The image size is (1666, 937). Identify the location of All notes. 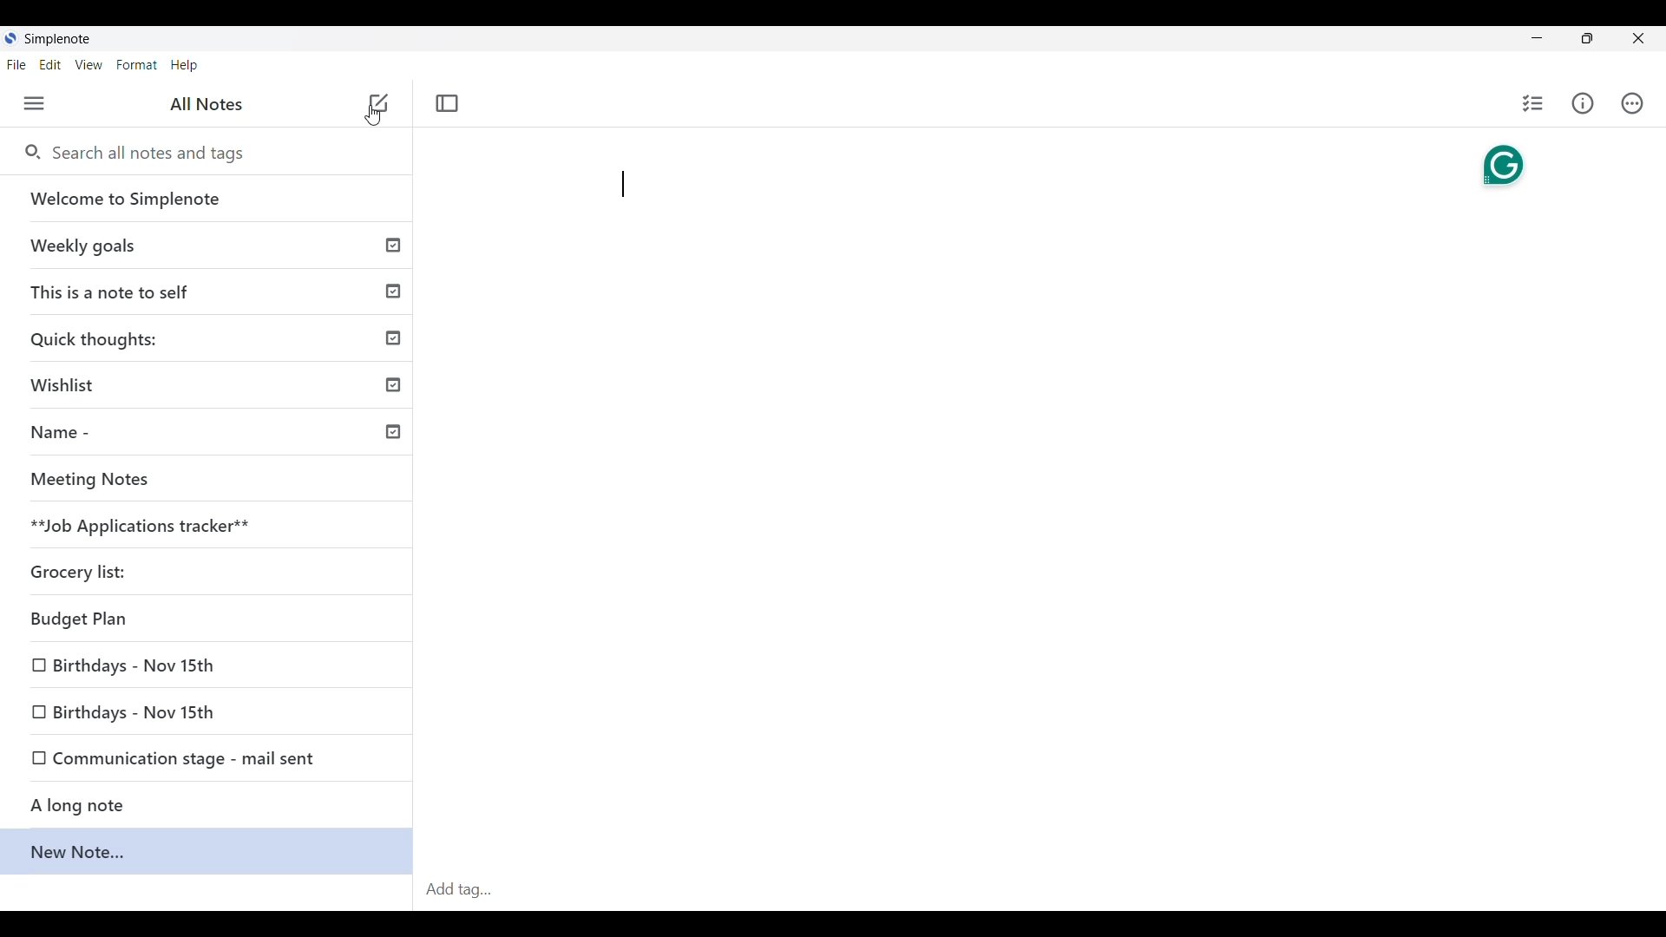
(207, 103).